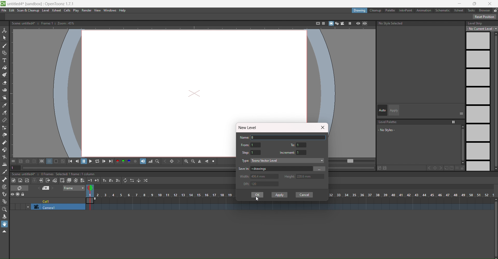 Image resolution: width=498 pixels, height=259 pixels. Describe the element at coordinates (478, 101) in the screenshot. I see `level strips` at that location.